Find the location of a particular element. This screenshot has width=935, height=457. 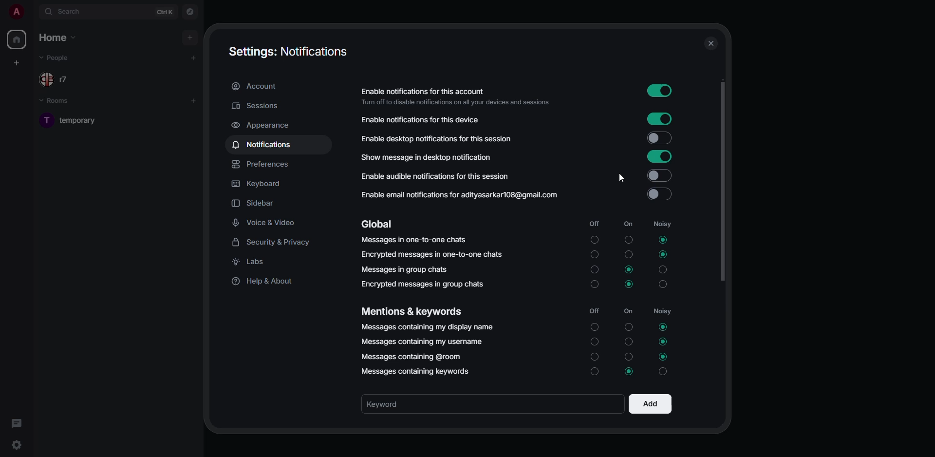

enabled is located at coordinates (660, 138).